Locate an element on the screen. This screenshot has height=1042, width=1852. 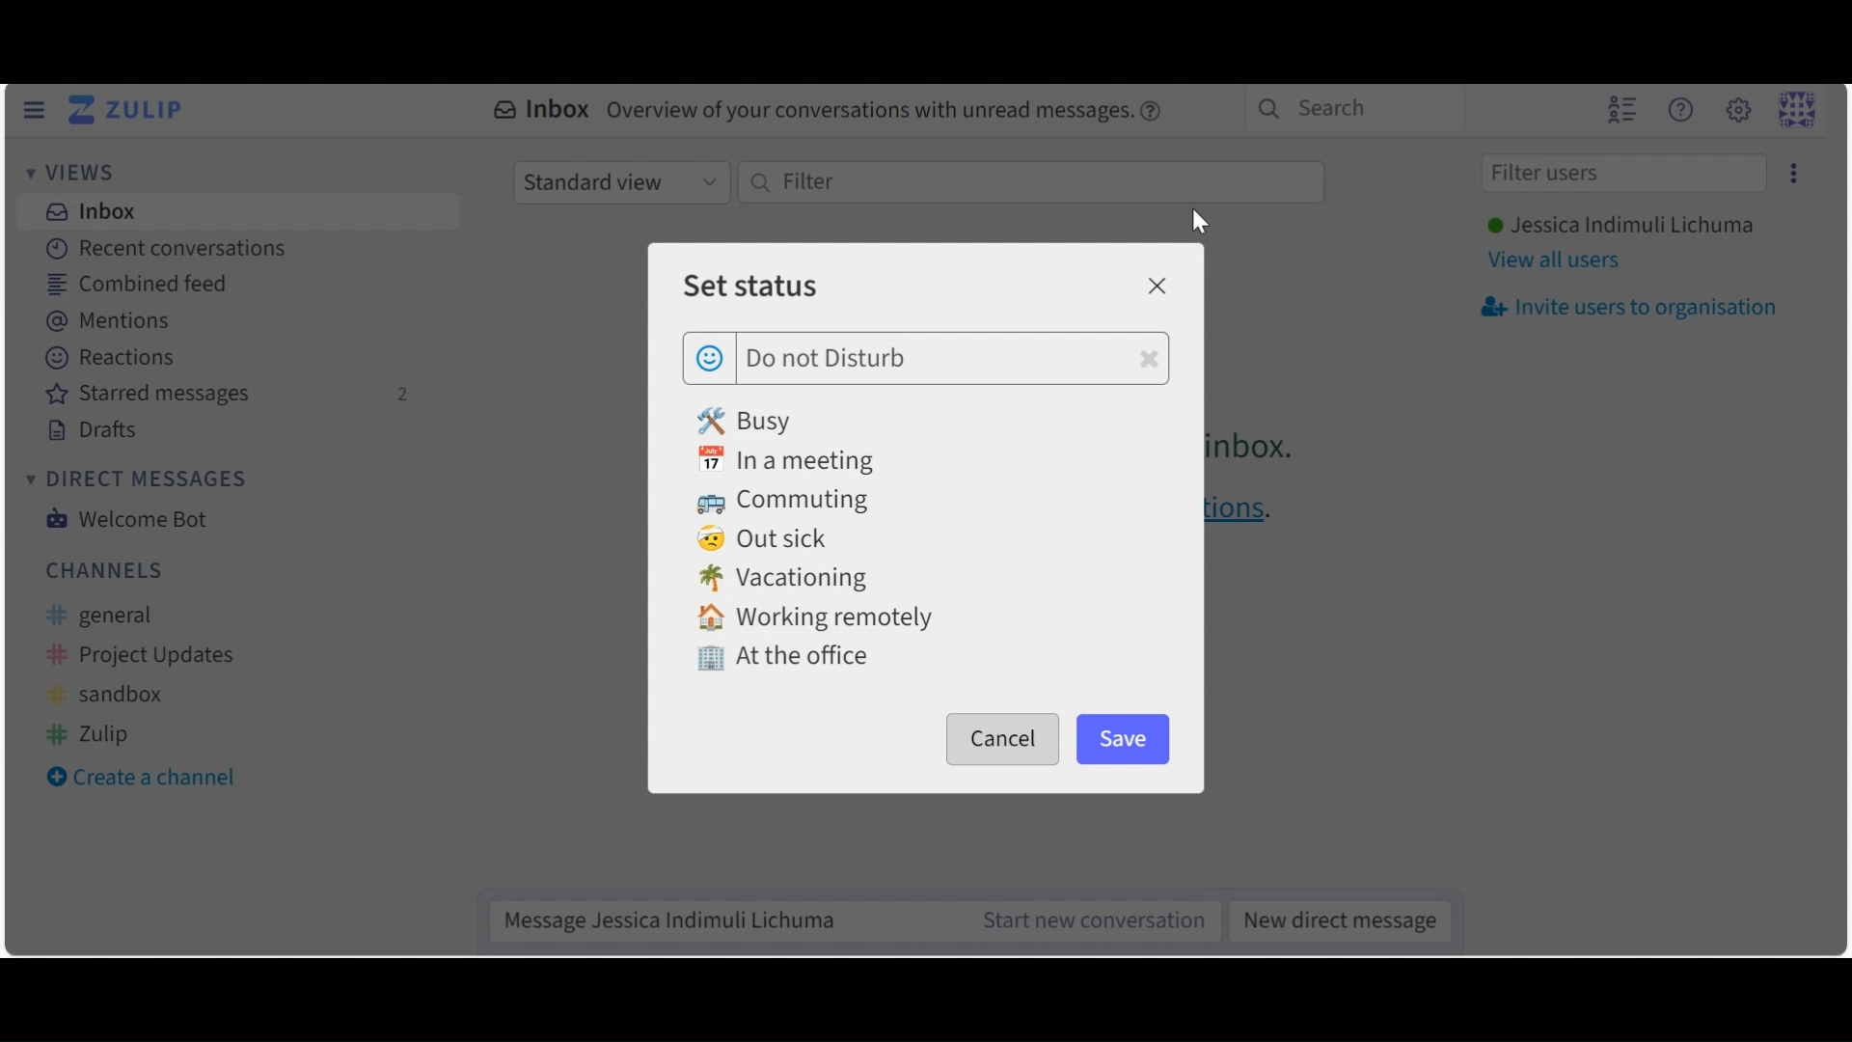
Invite users to your organisation is located at coordinates (1627, 308).